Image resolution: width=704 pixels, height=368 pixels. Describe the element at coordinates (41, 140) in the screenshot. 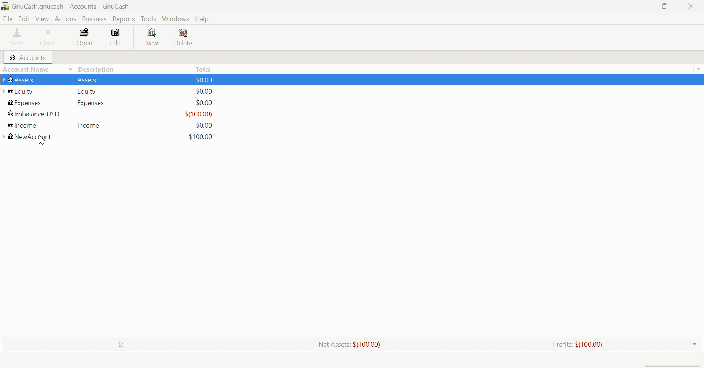

I see `cursor` at that location.